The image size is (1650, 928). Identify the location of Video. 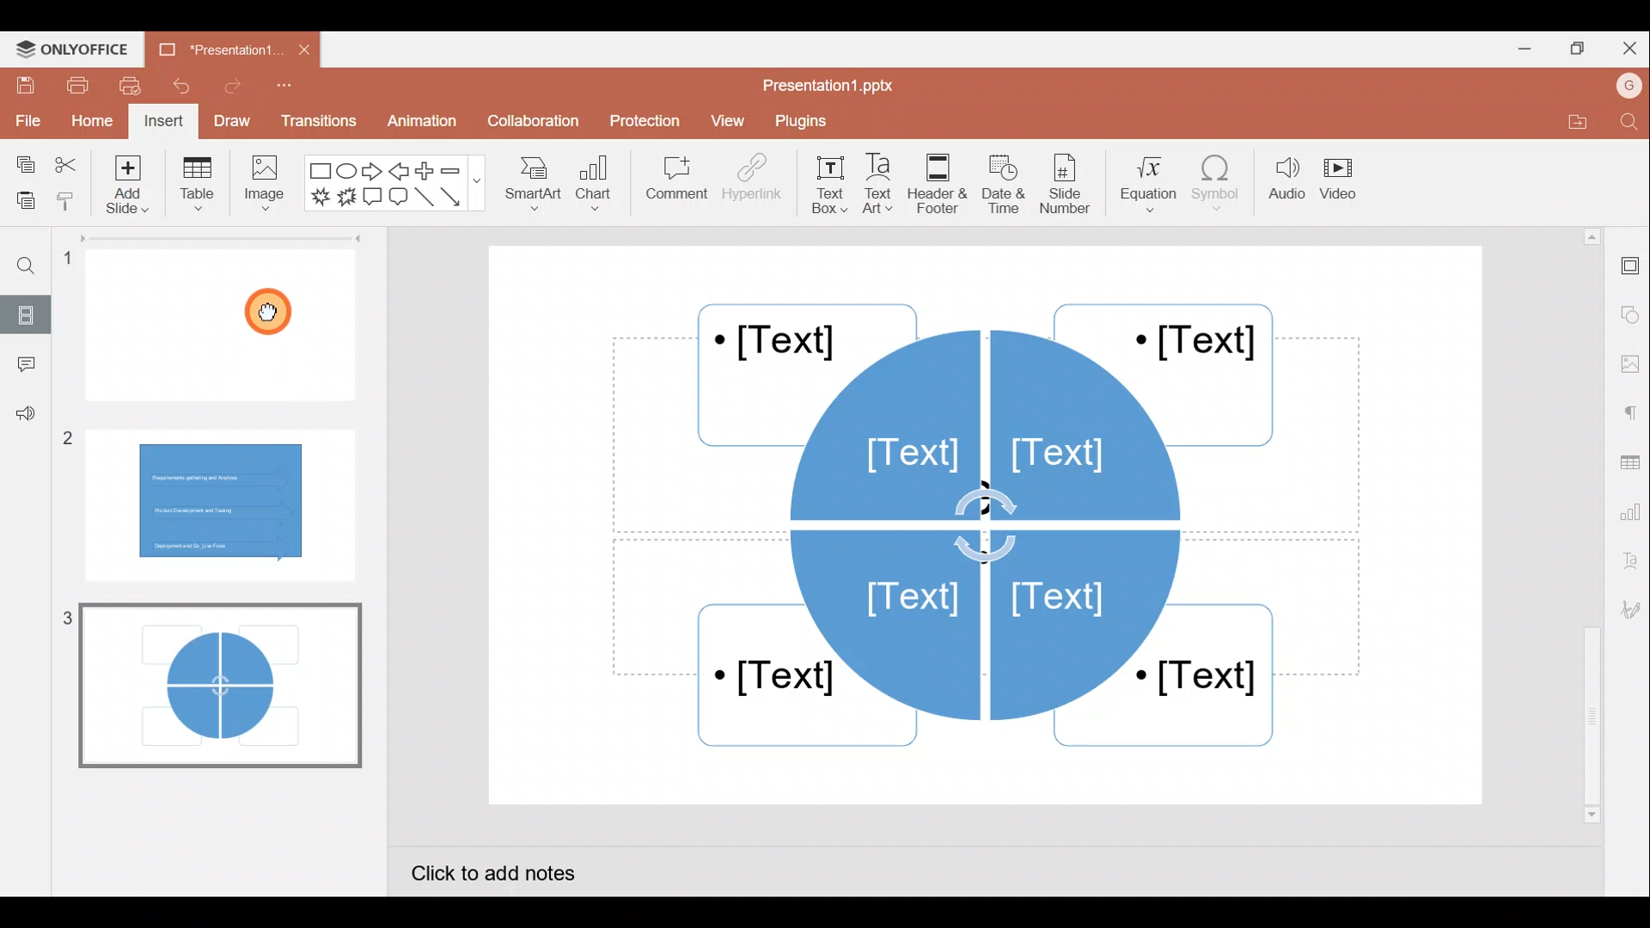
(1345, 178).